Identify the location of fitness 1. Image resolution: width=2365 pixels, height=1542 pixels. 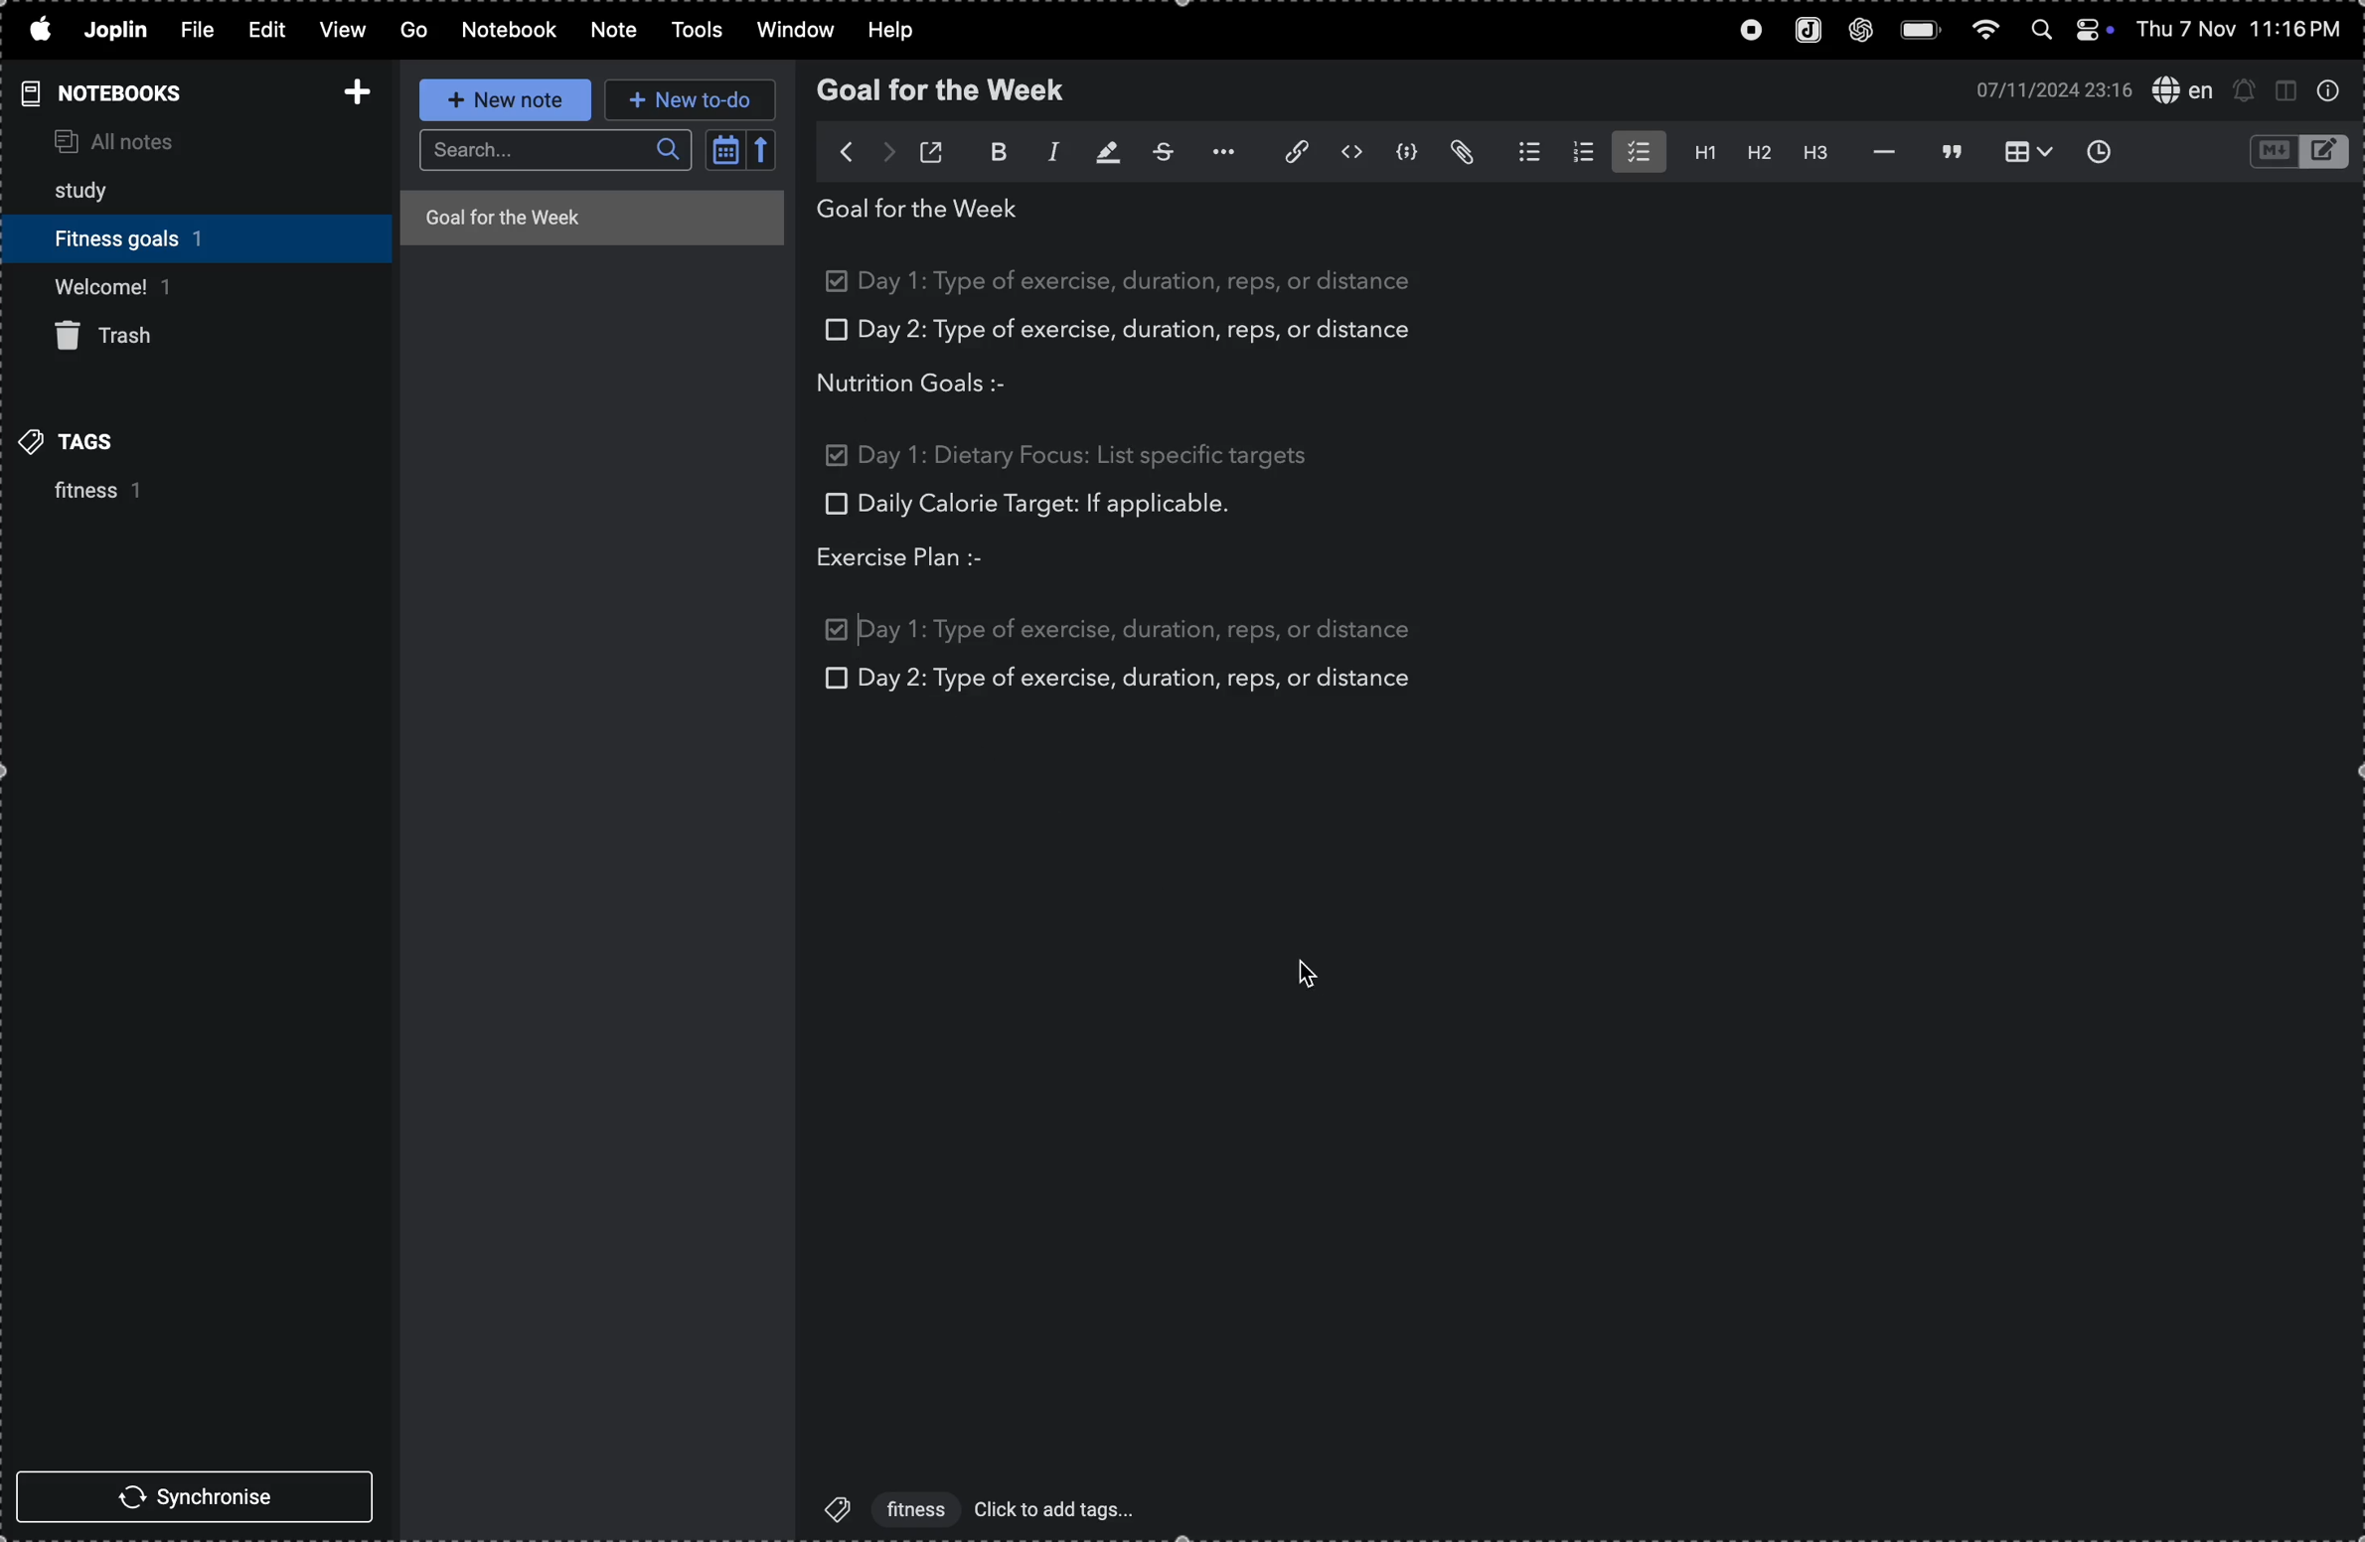
(81, 494).